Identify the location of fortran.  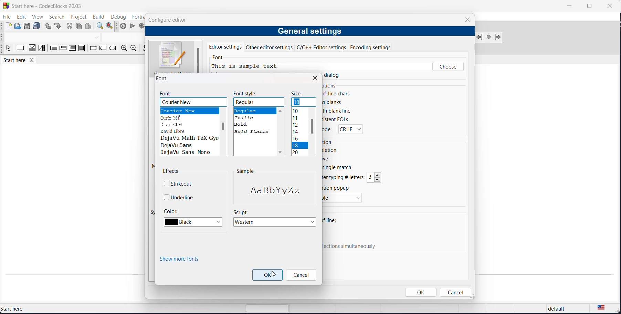
(136, 16).